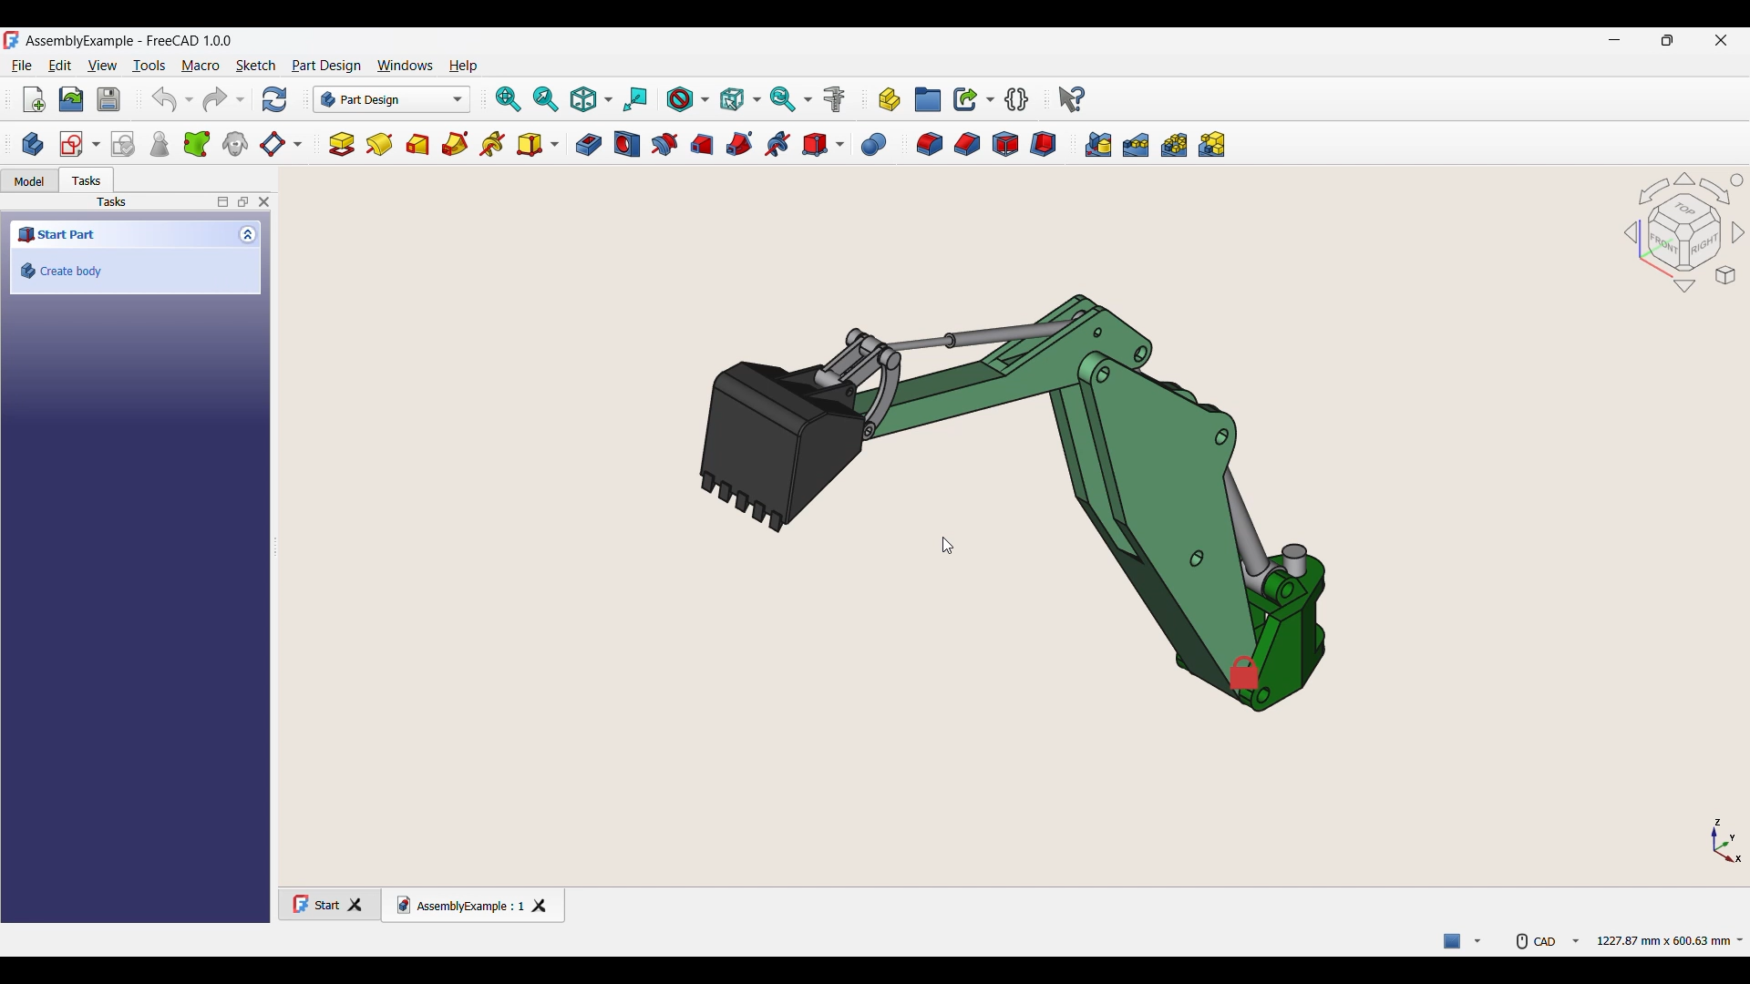 This screenshot has height=984, width=1750. I want to click on Make link options, so click(974, 99).